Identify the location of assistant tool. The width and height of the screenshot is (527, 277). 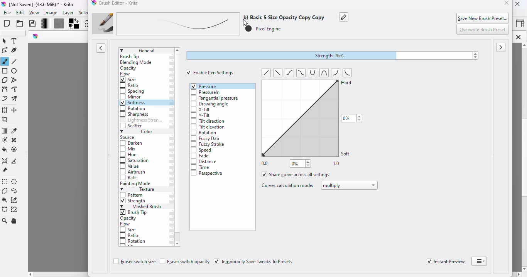
(5, 161).